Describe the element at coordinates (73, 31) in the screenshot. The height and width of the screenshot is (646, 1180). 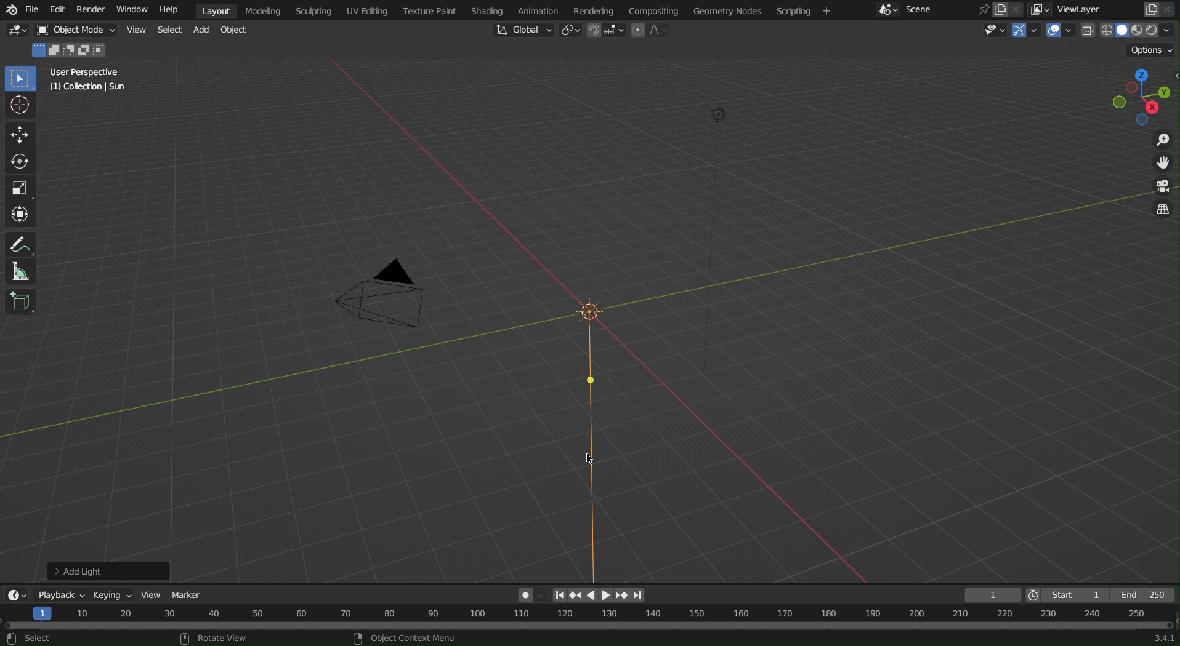
I see `Object Mode` at that location.